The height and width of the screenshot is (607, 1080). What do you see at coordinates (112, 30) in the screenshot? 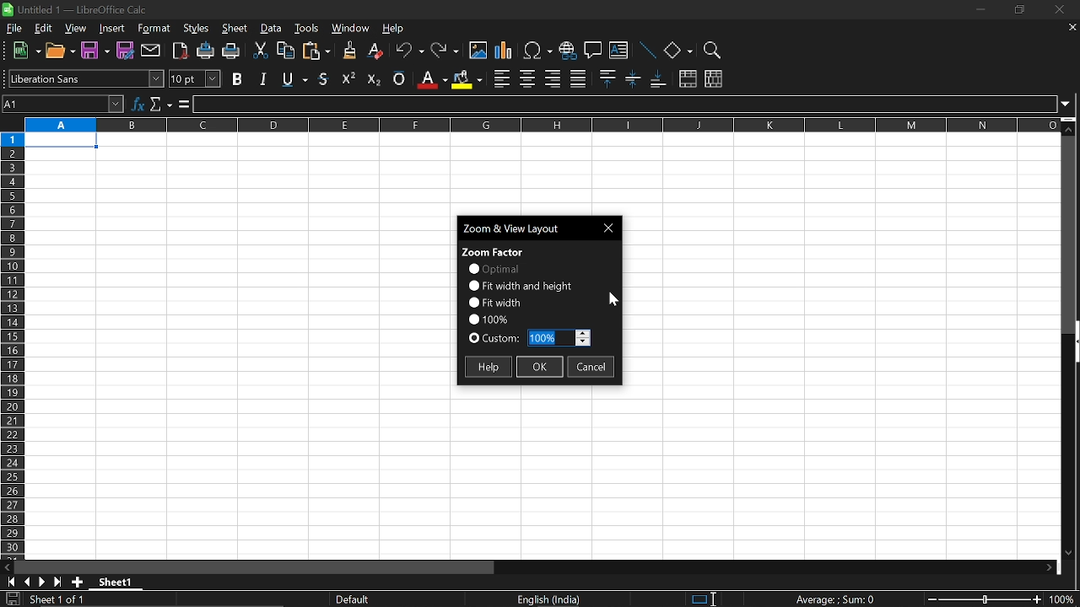
I see `Insert` at bounding box center [112, 30].